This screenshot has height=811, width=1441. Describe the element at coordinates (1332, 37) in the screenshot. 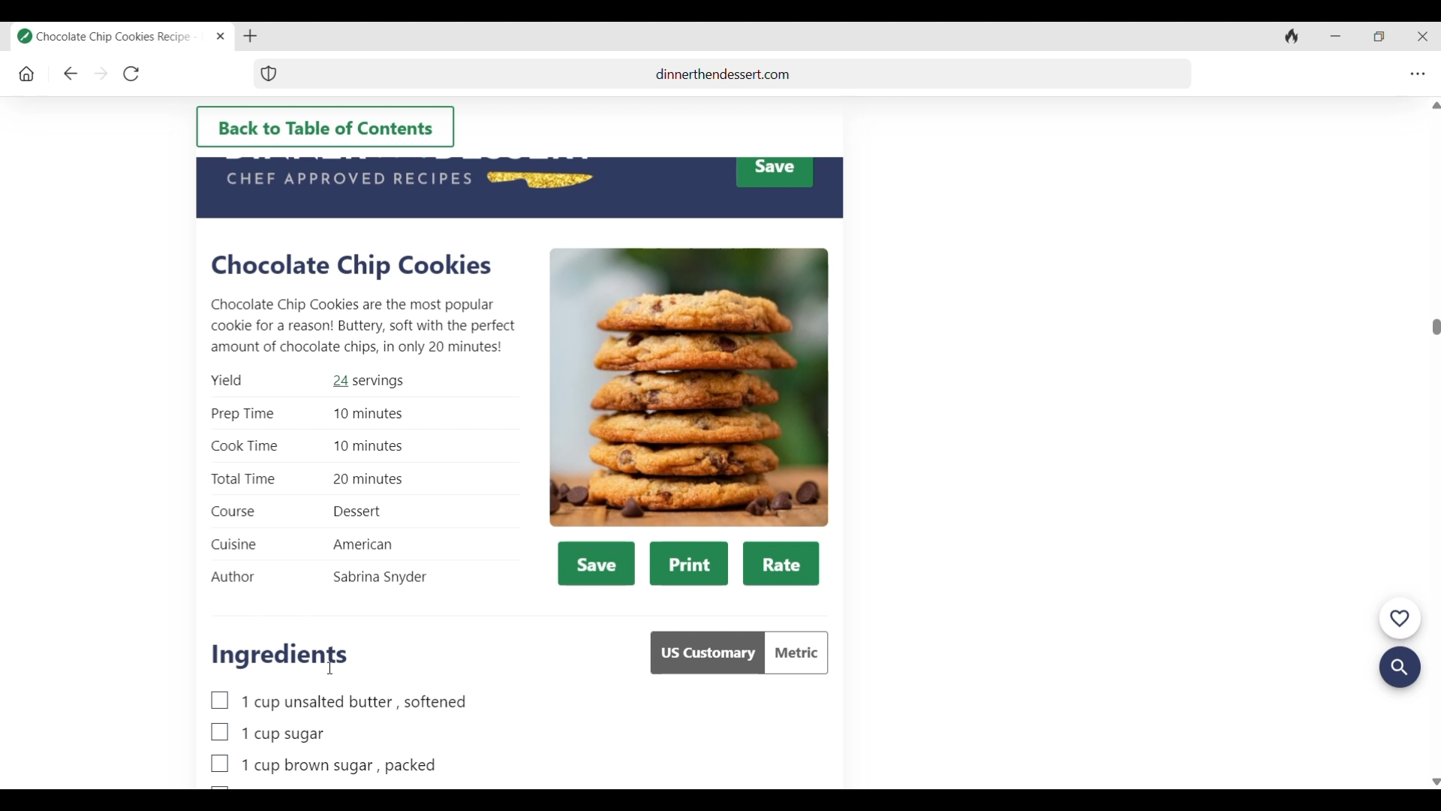

I see `Minimize` at that location.